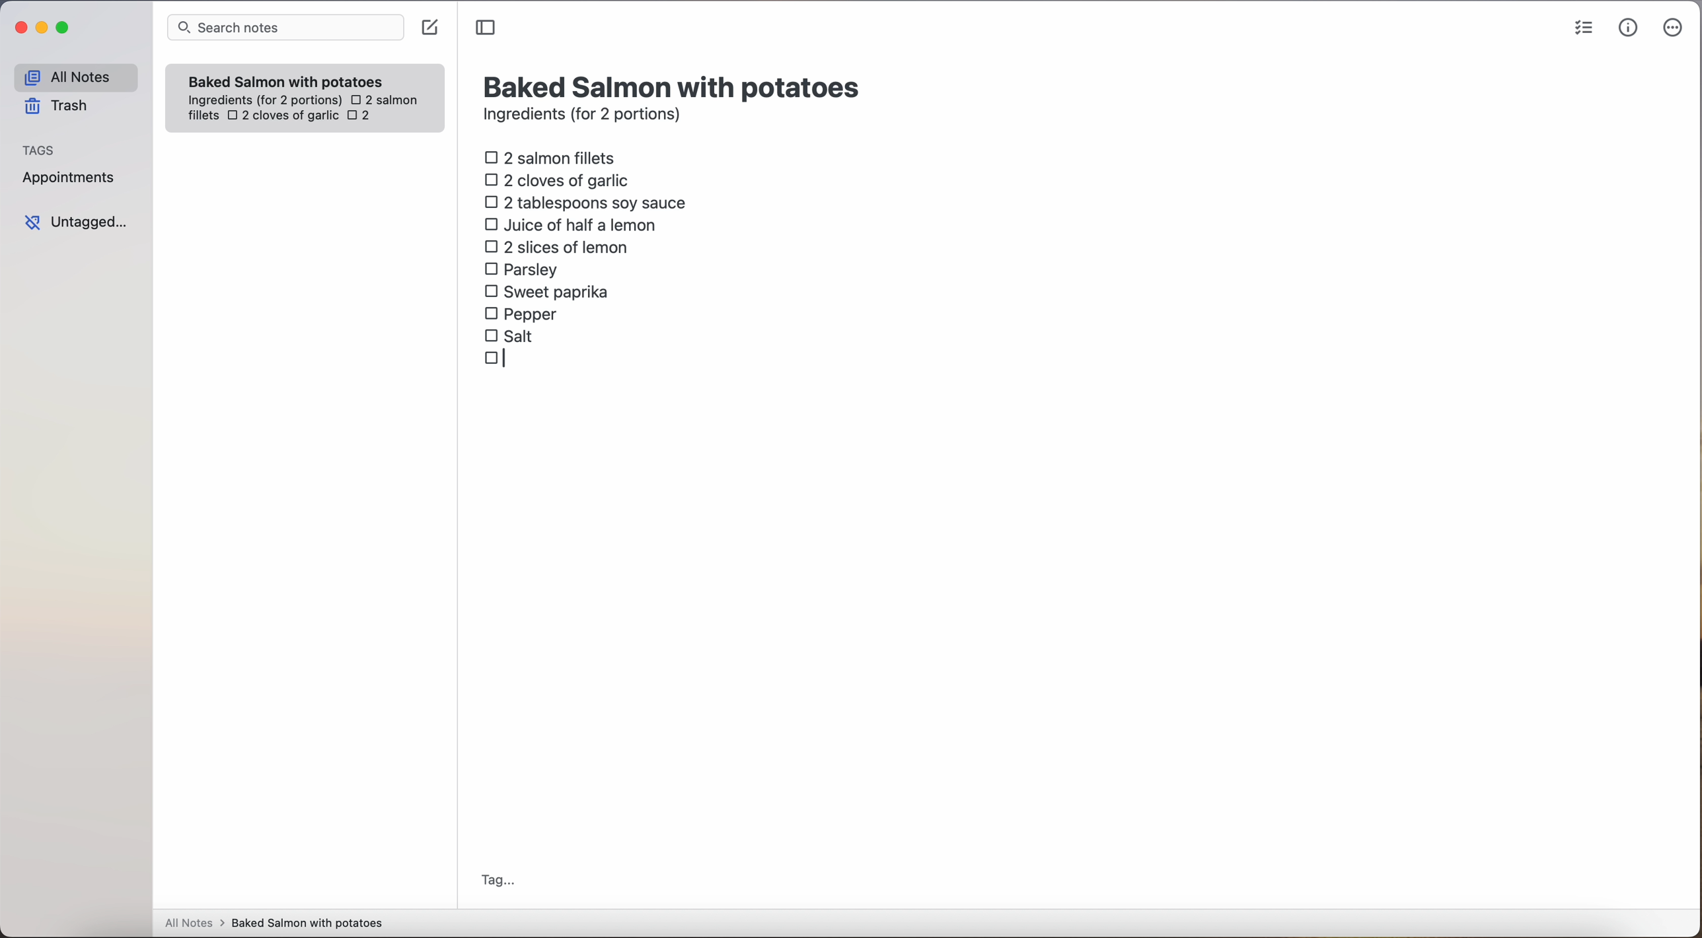 This screenshot has height=938, width=1702. Describe the element at coordinates (363, 117) in the screenshot. I see `2 ` at that location.